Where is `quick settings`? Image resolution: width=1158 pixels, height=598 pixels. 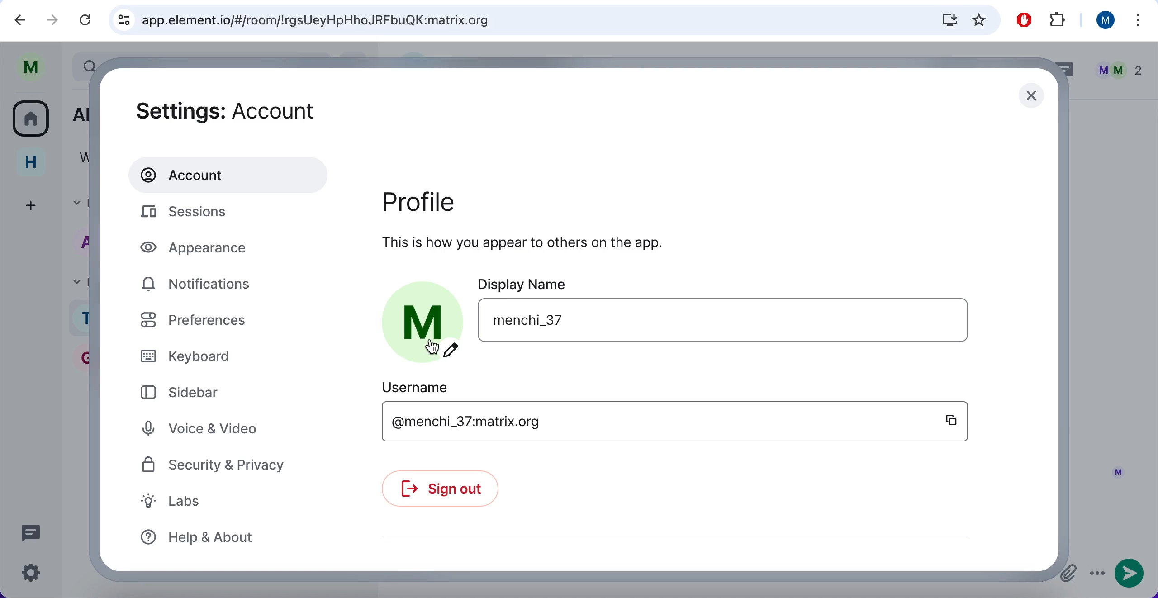 quick settings is located at coordinates (32, 573).